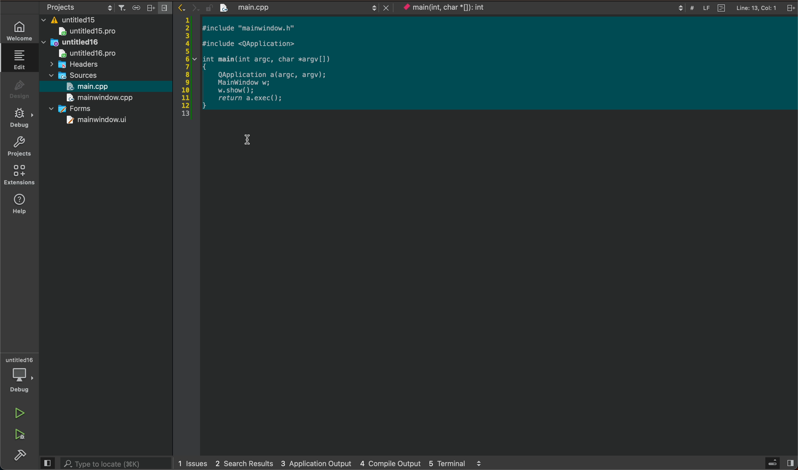 The width and height of the screenshot is (798, 470). I want to click on untitledpro, so click(90, 54).